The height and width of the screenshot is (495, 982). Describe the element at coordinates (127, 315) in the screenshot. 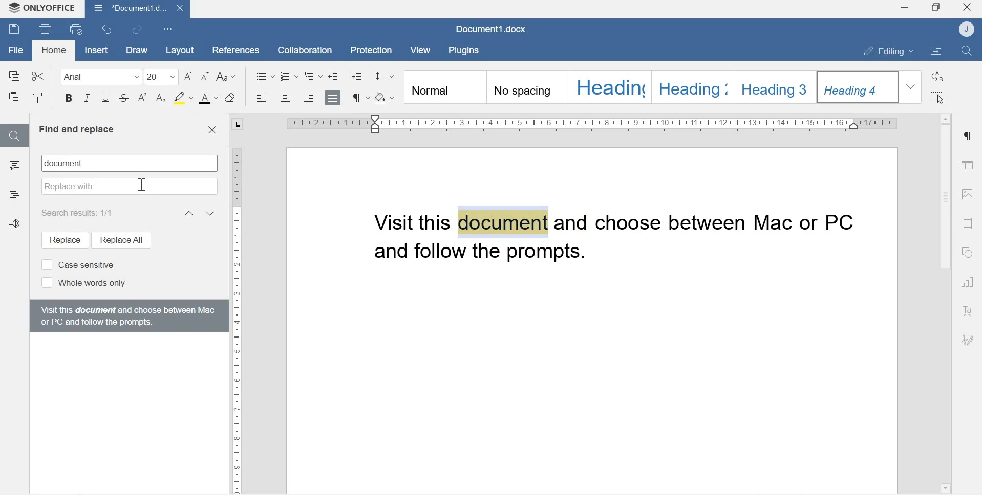

I see `Visit this document and choose between Mac or PC and follow the prompts.` at that location.